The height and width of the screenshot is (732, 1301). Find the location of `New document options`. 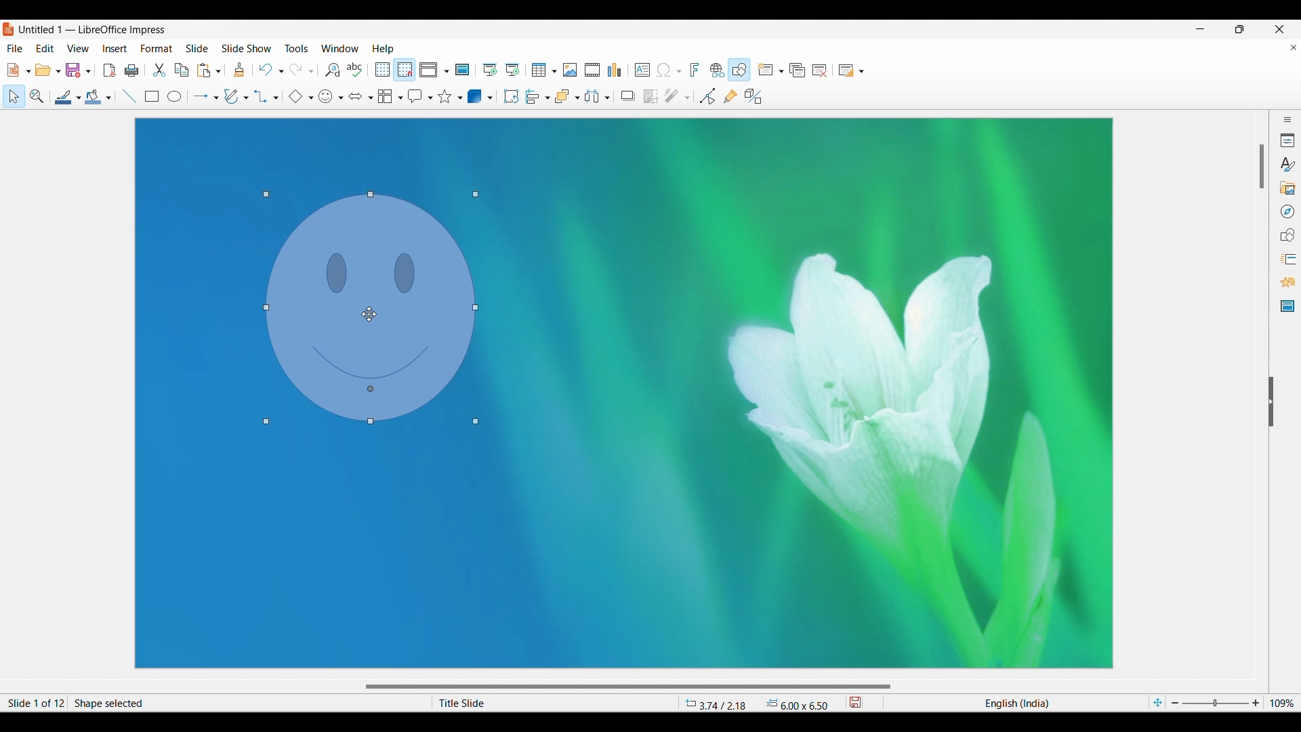

New document options is located at coordinates (28, 71).